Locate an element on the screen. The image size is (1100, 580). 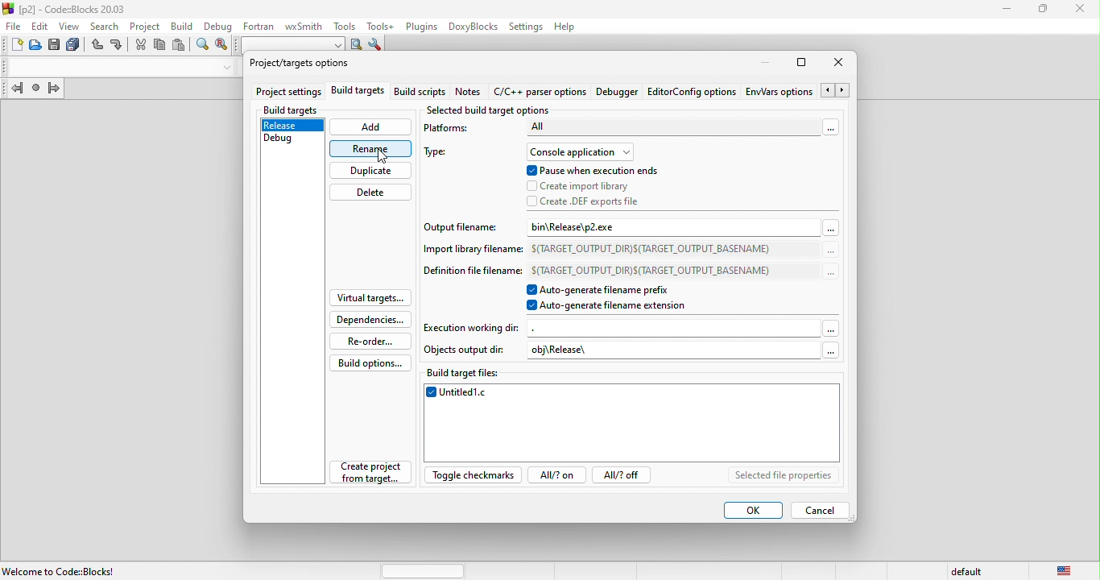
type is located at coordinates (442, 154).